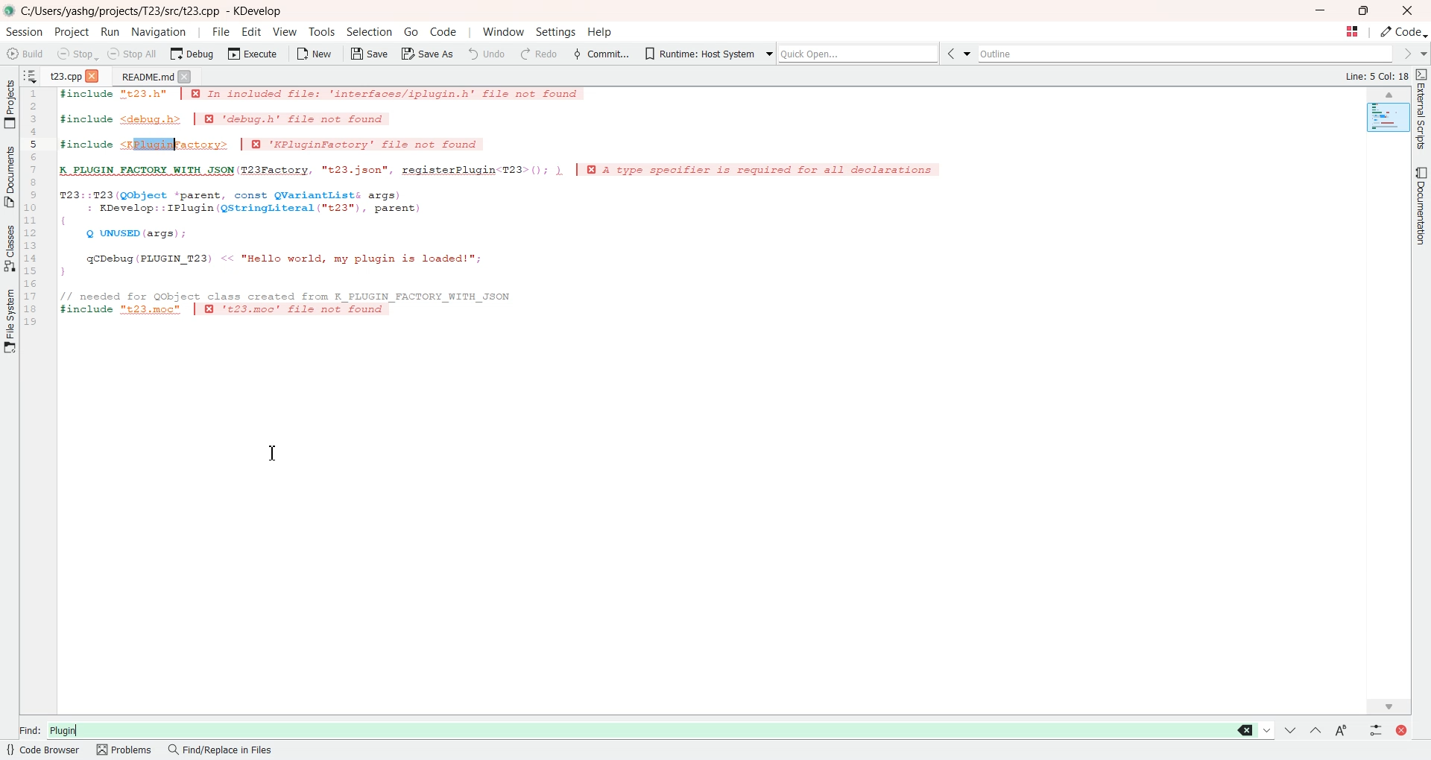 The height and width of the screenshot is (760, 1431). Describe the element at coordinates (697, 52) in the screenshot. I see `Runtime : Host System` at that location.